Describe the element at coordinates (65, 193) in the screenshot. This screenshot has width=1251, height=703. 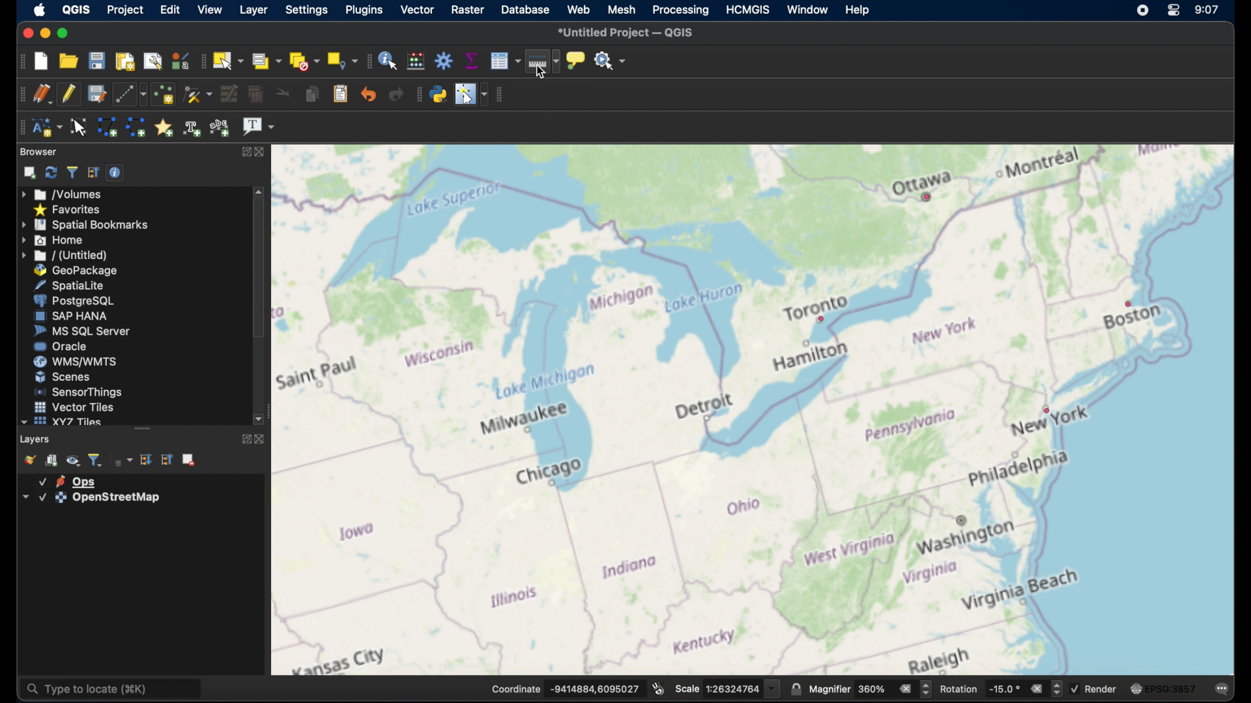
I see `volumes menu` at that location.